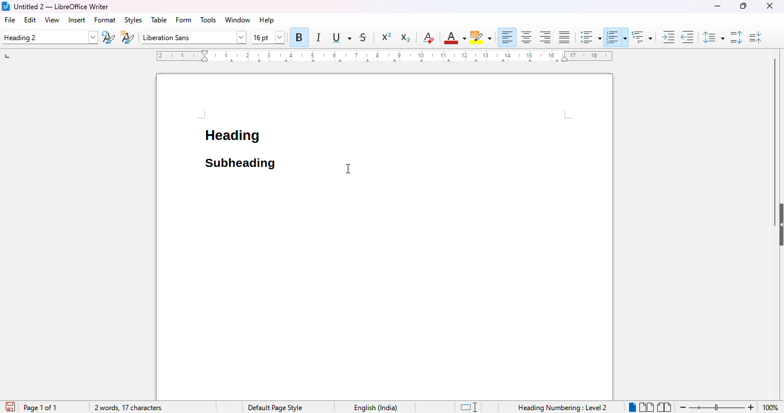  Describe the element at coordinates (208, 20) in the screenshot. I see `tools` at that location.